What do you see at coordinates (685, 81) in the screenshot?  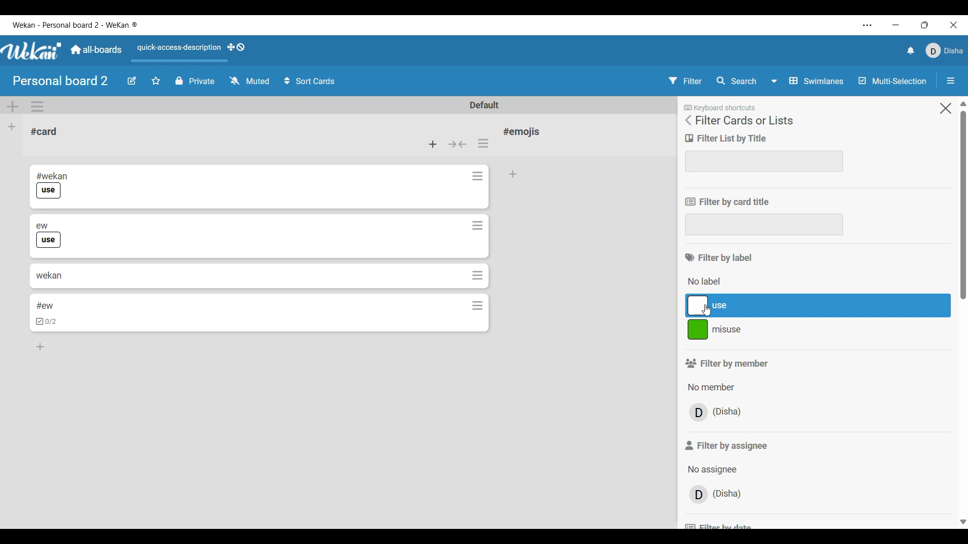 I see `Filter settings` at bounding box center [685, 81].